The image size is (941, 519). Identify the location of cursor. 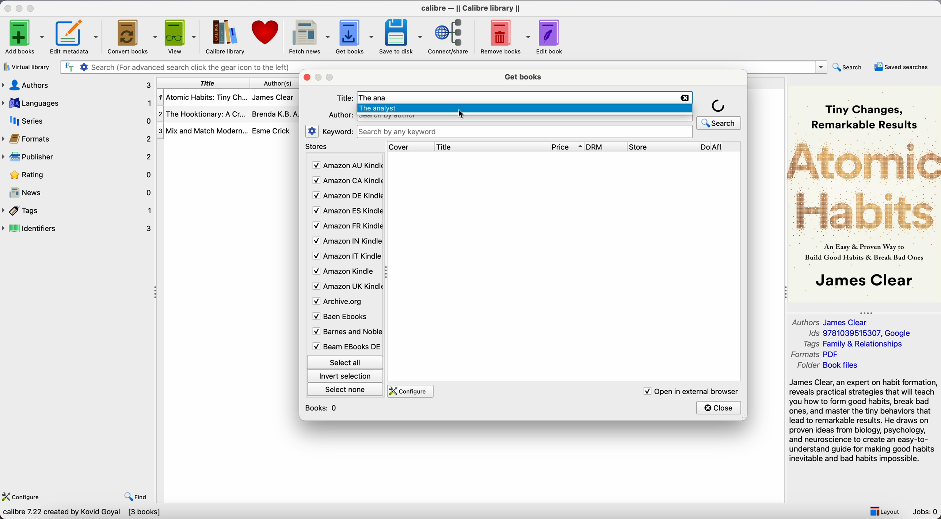
(461, 115).